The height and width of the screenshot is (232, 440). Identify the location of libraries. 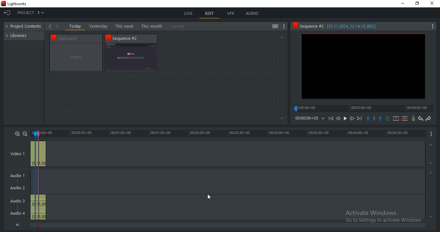
(20, 35).